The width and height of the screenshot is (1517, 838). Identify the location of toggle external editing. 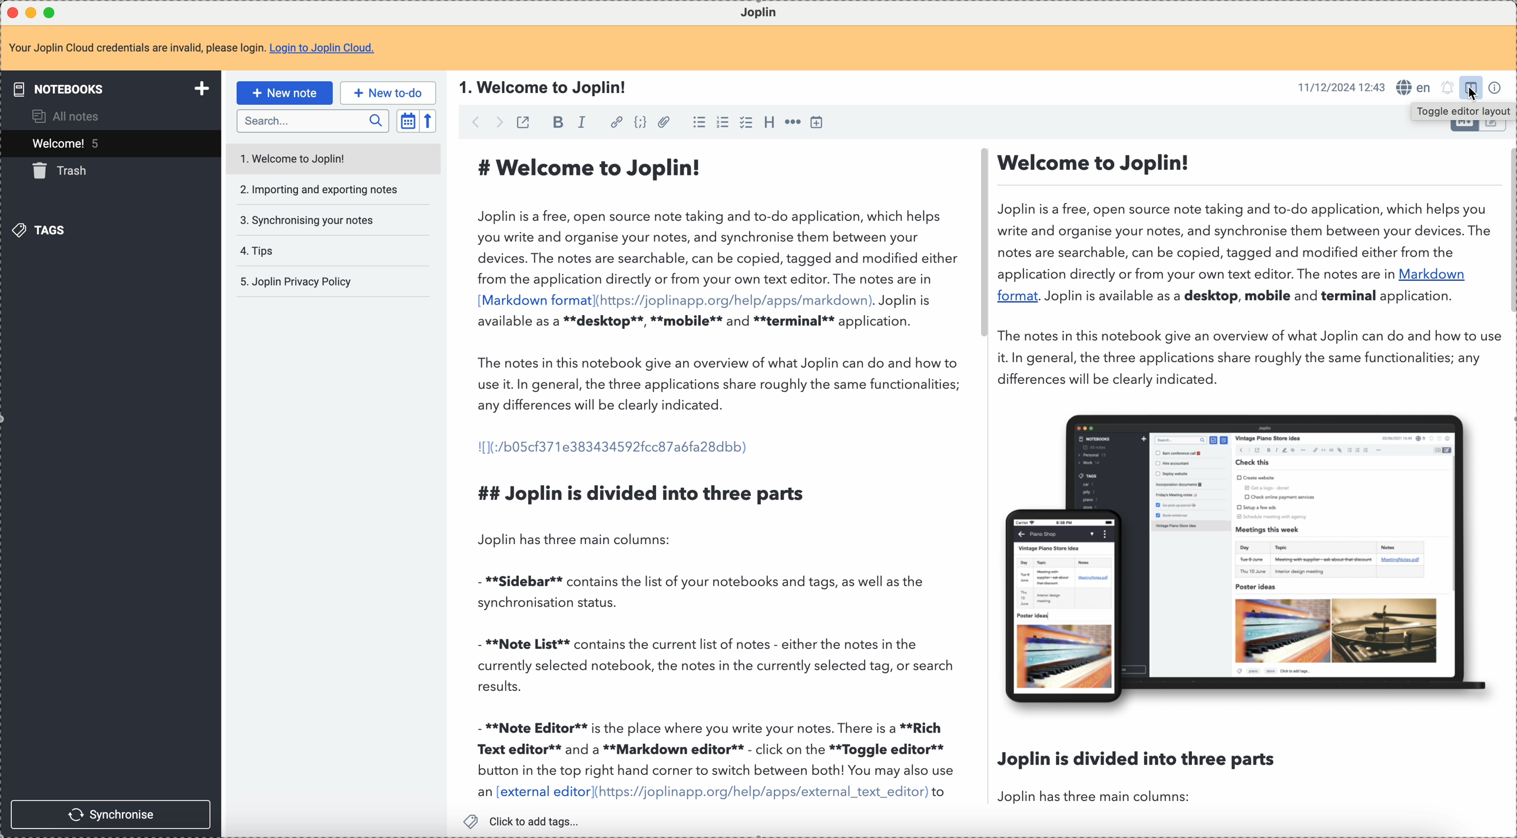
(525, 121).